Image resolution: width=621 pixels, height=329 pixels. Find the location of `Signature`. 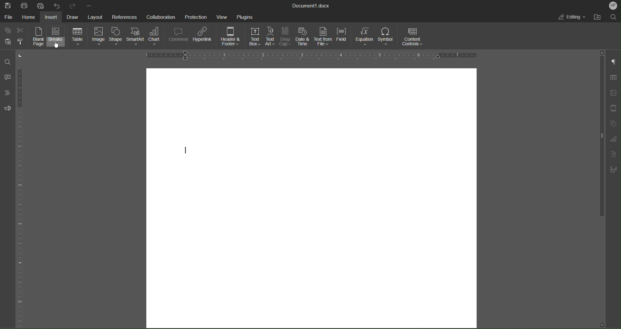

Signature is located at coordinates (613, 170).